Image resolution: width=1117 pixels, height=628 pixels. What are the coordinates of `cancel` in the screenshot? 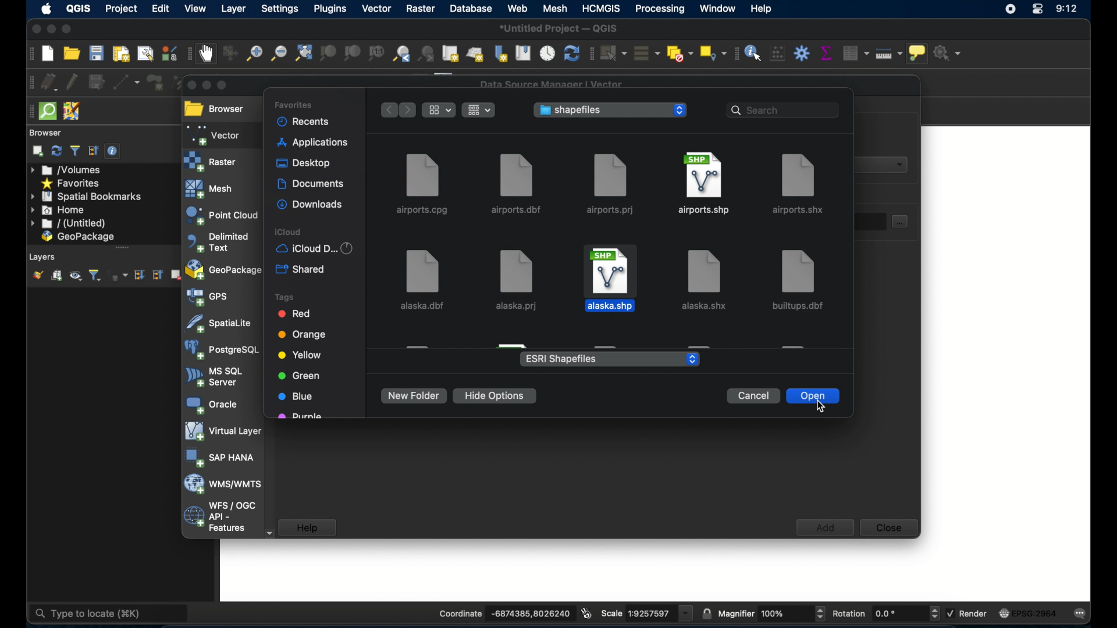 It's located at (753, 396).